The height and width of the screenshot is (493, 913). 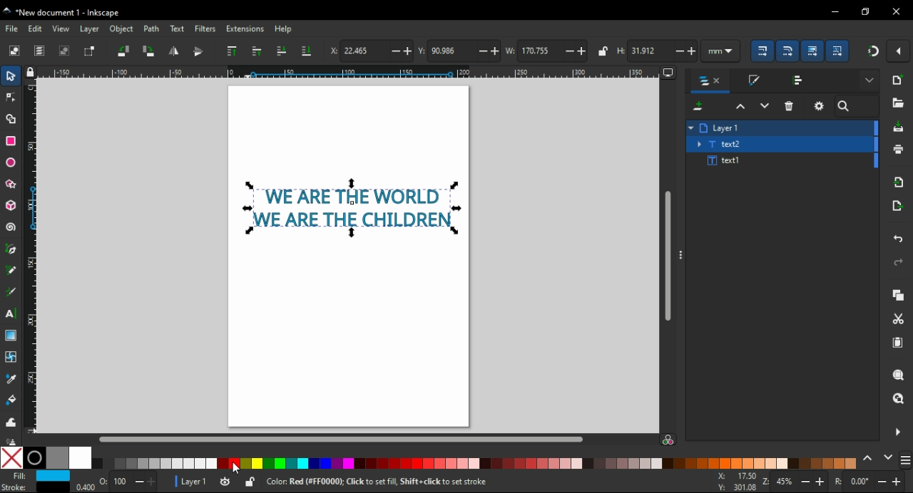 What do you see at coordinates (12, 401) in the screenshot?
I see `paint bucket tool` at bounding box center [12, 401].